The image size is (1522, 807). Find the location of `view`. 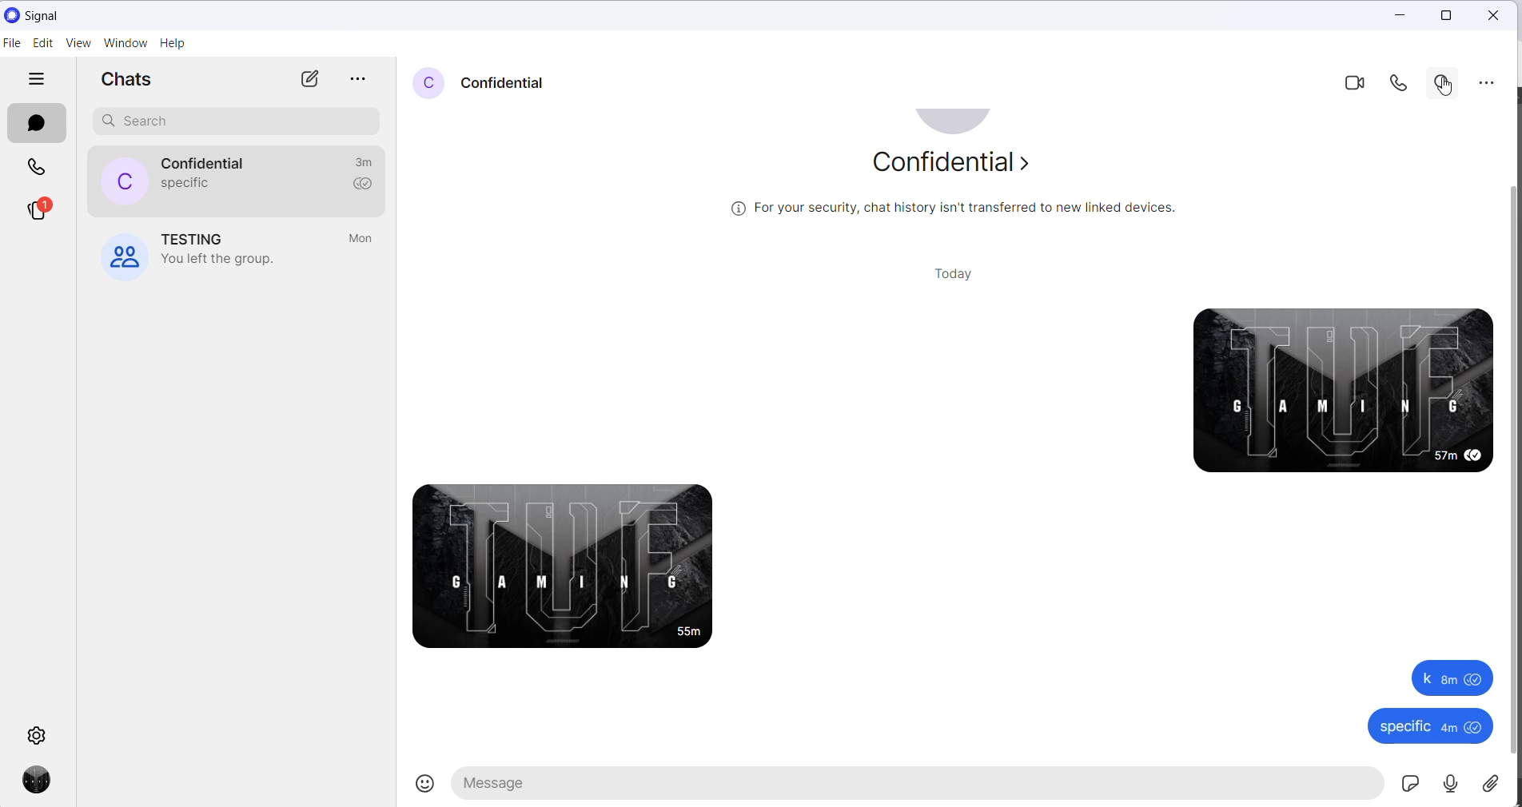

view is located at coordinates (82, 45).